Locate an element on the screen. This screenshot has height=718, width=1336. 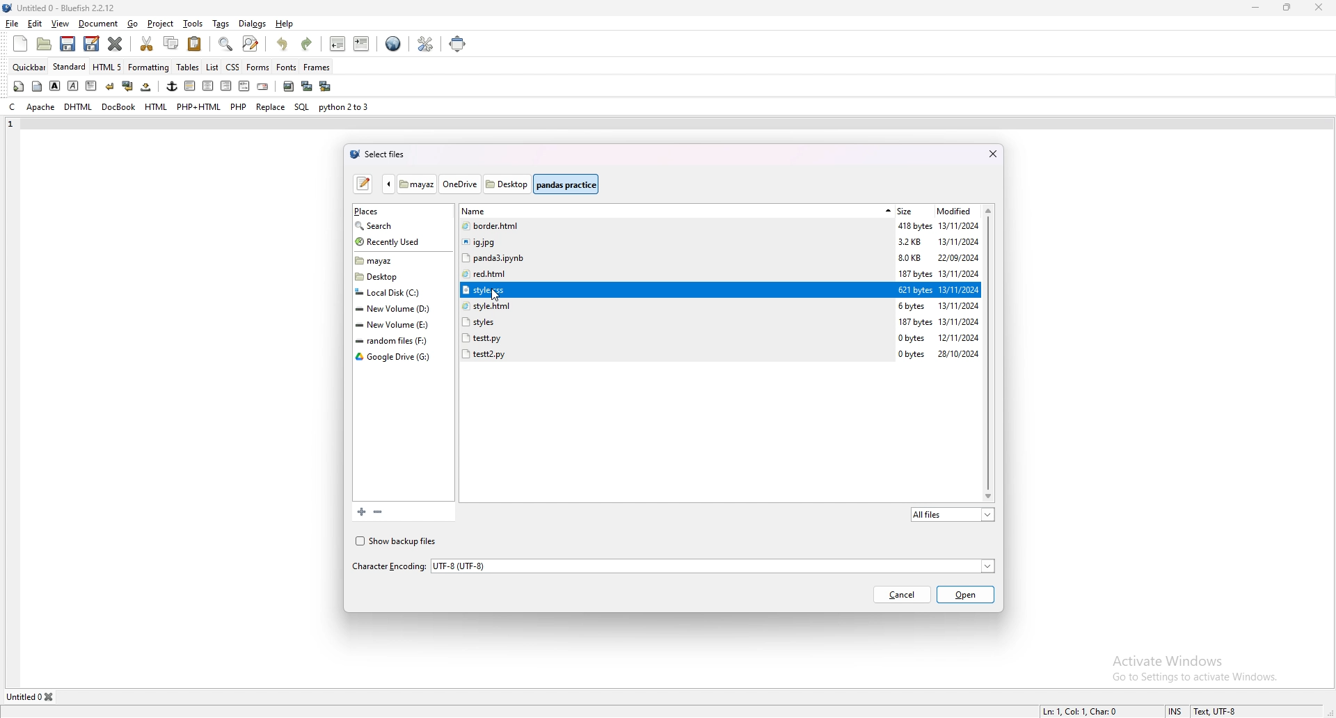
13/11/2024 is located at coordinates (960, 274).